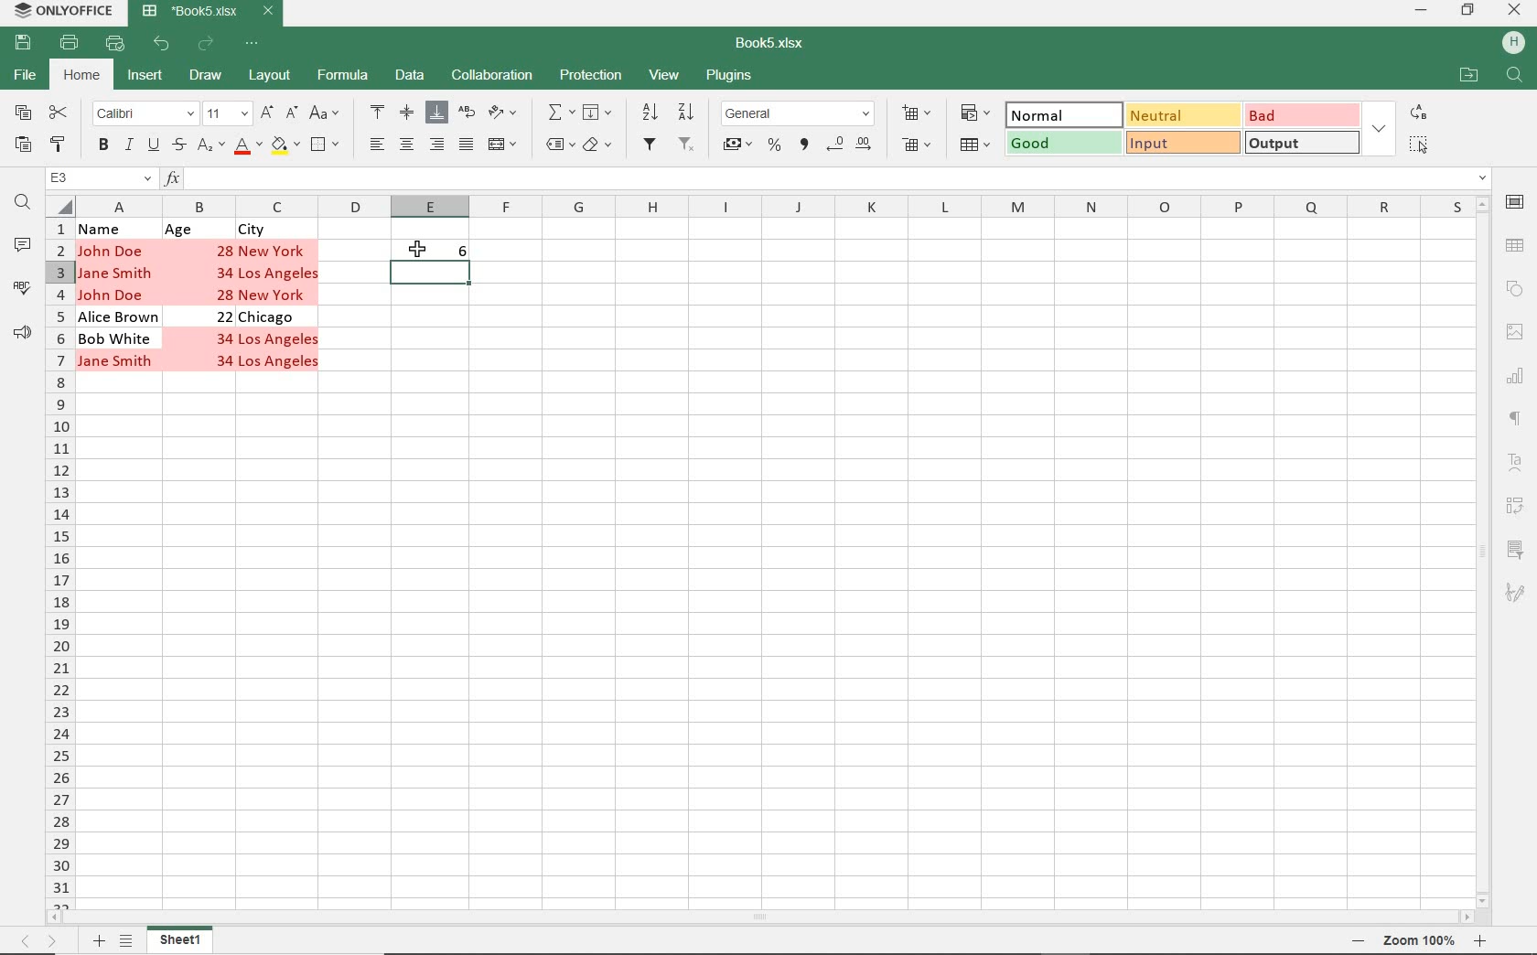 This screenshot has height=955, width=1537. What do you see at coordinates (326, 114) in the screenshot?
I see `CHANGE CASE` at bounding box center [326, 114].